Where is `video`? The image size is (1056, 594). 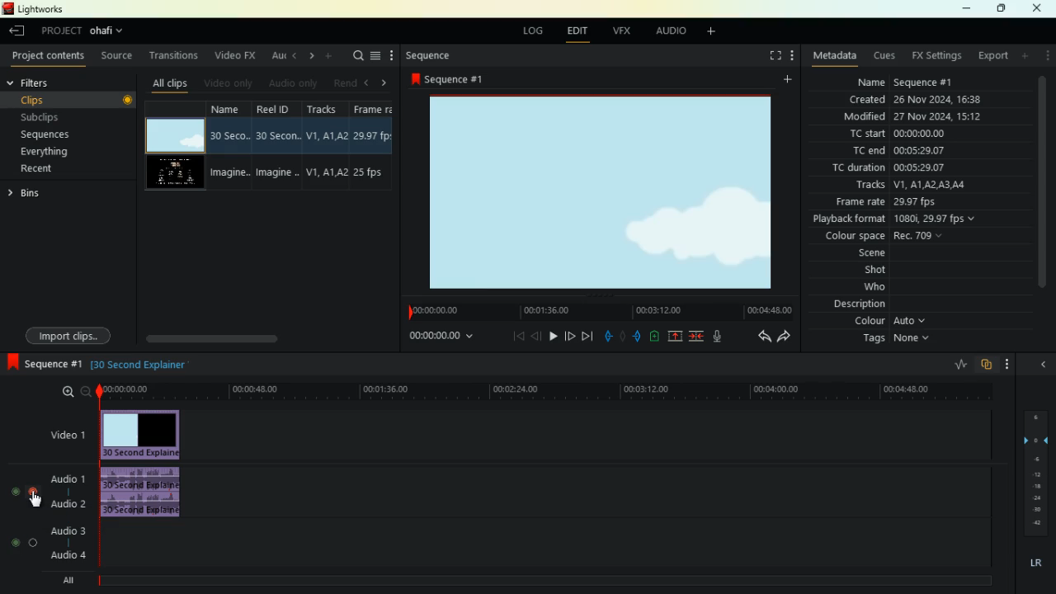
video is located at coordinates (175, 135).